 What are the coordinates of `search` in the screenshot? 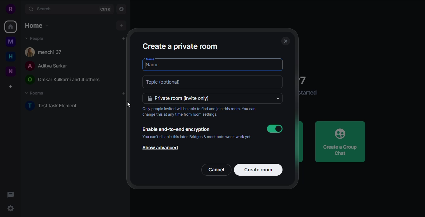 It's located at (41, 9).